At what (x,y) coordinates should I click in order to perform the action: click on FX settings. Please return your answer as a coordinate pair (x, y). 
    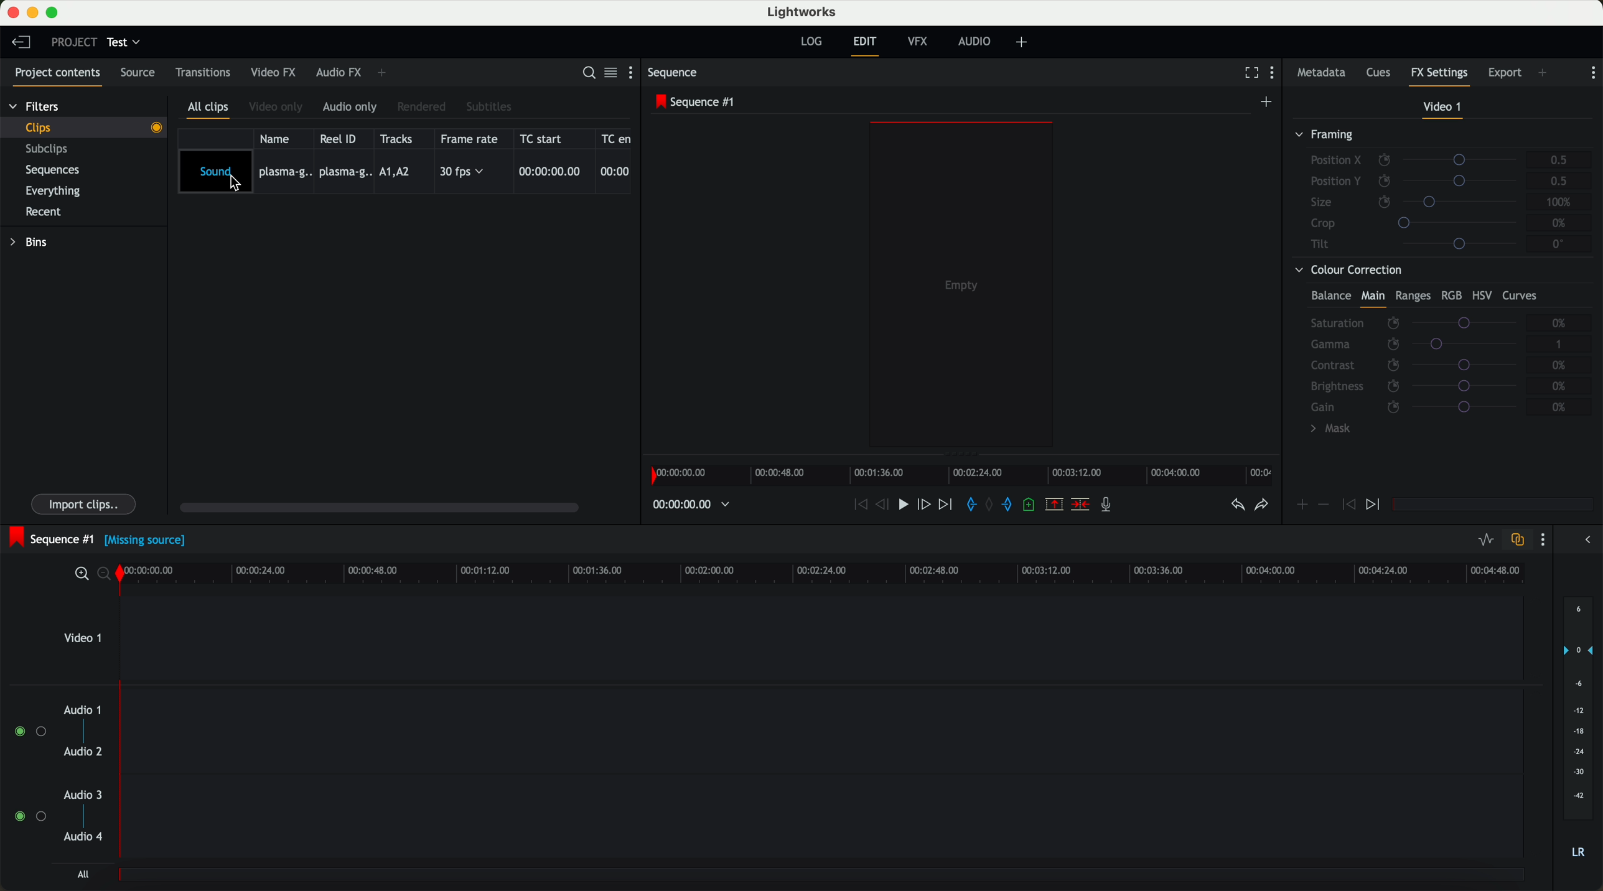
    Looking at the image, I should click on (1440, 75).